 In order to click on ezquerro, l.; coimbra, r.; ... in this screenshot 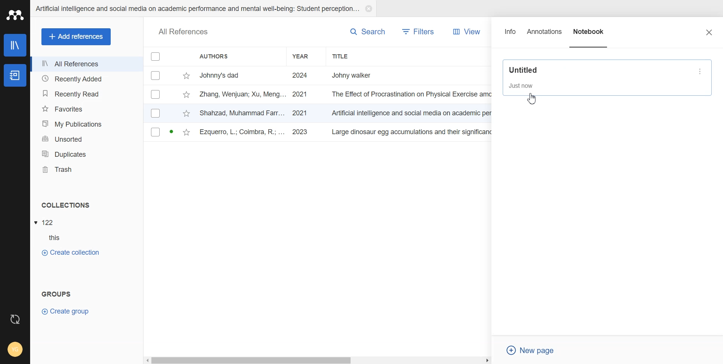, I will do `click(243, 133)`.